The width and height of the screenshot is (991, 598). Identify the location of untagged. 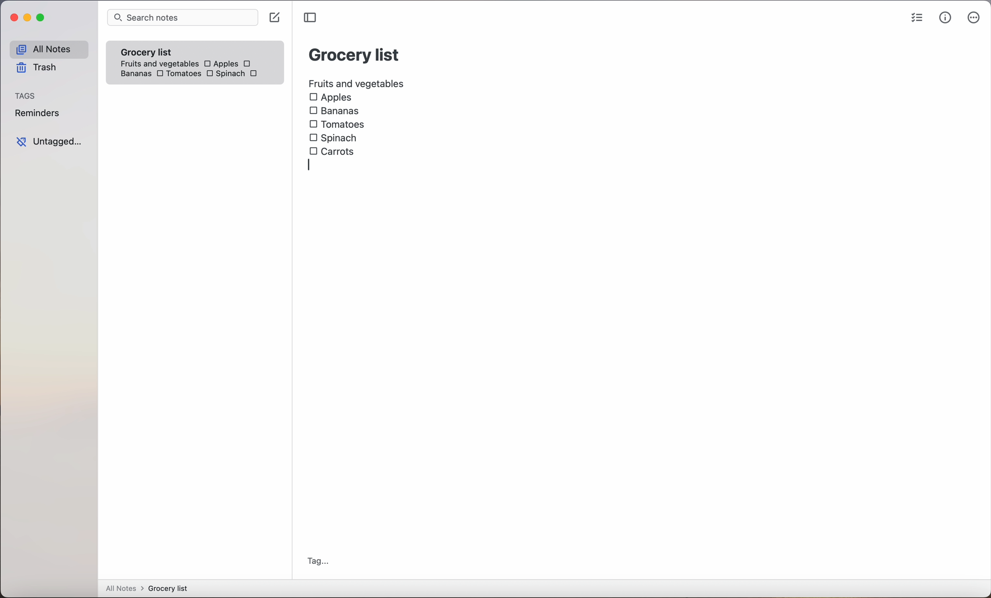
(49, 142).